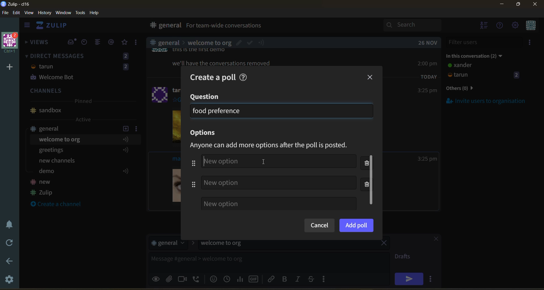  What do you see at coordinates (427, 91) in the screenshot?
I see `3:25 pm` at bounding box center [427, 91].